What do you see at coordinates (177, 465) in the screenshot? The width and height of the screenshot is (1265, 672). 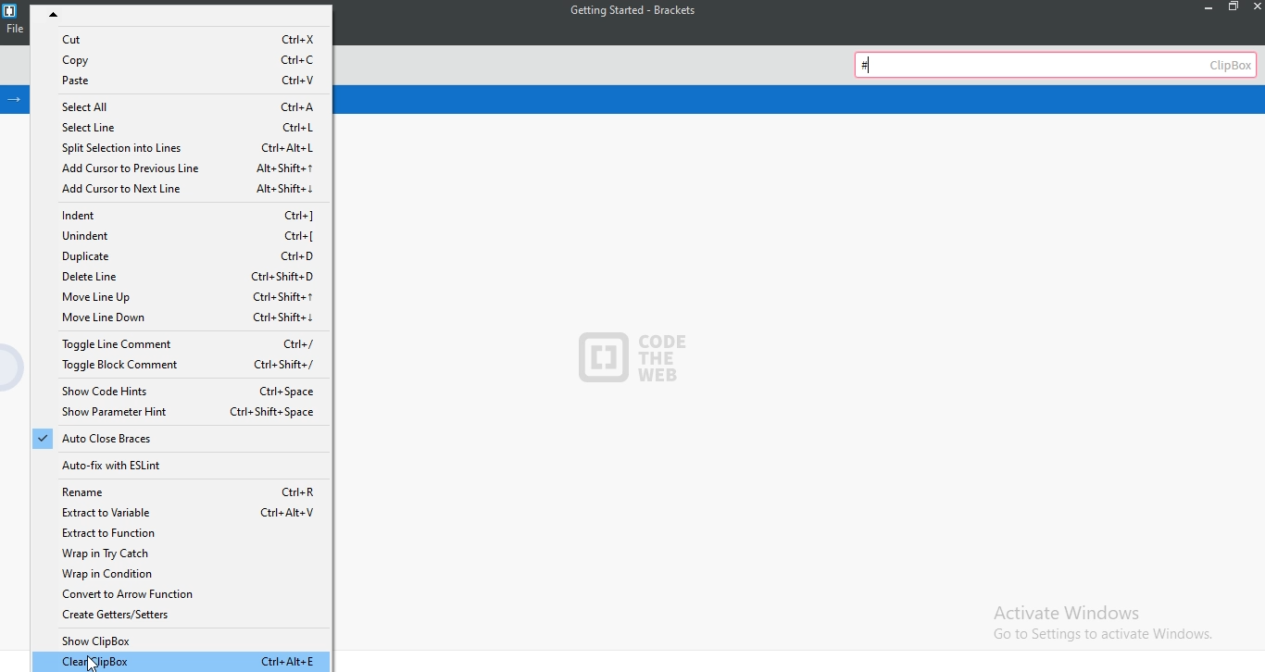 I see `Auto-fix with EsLint` at bounding box center [177, 465].